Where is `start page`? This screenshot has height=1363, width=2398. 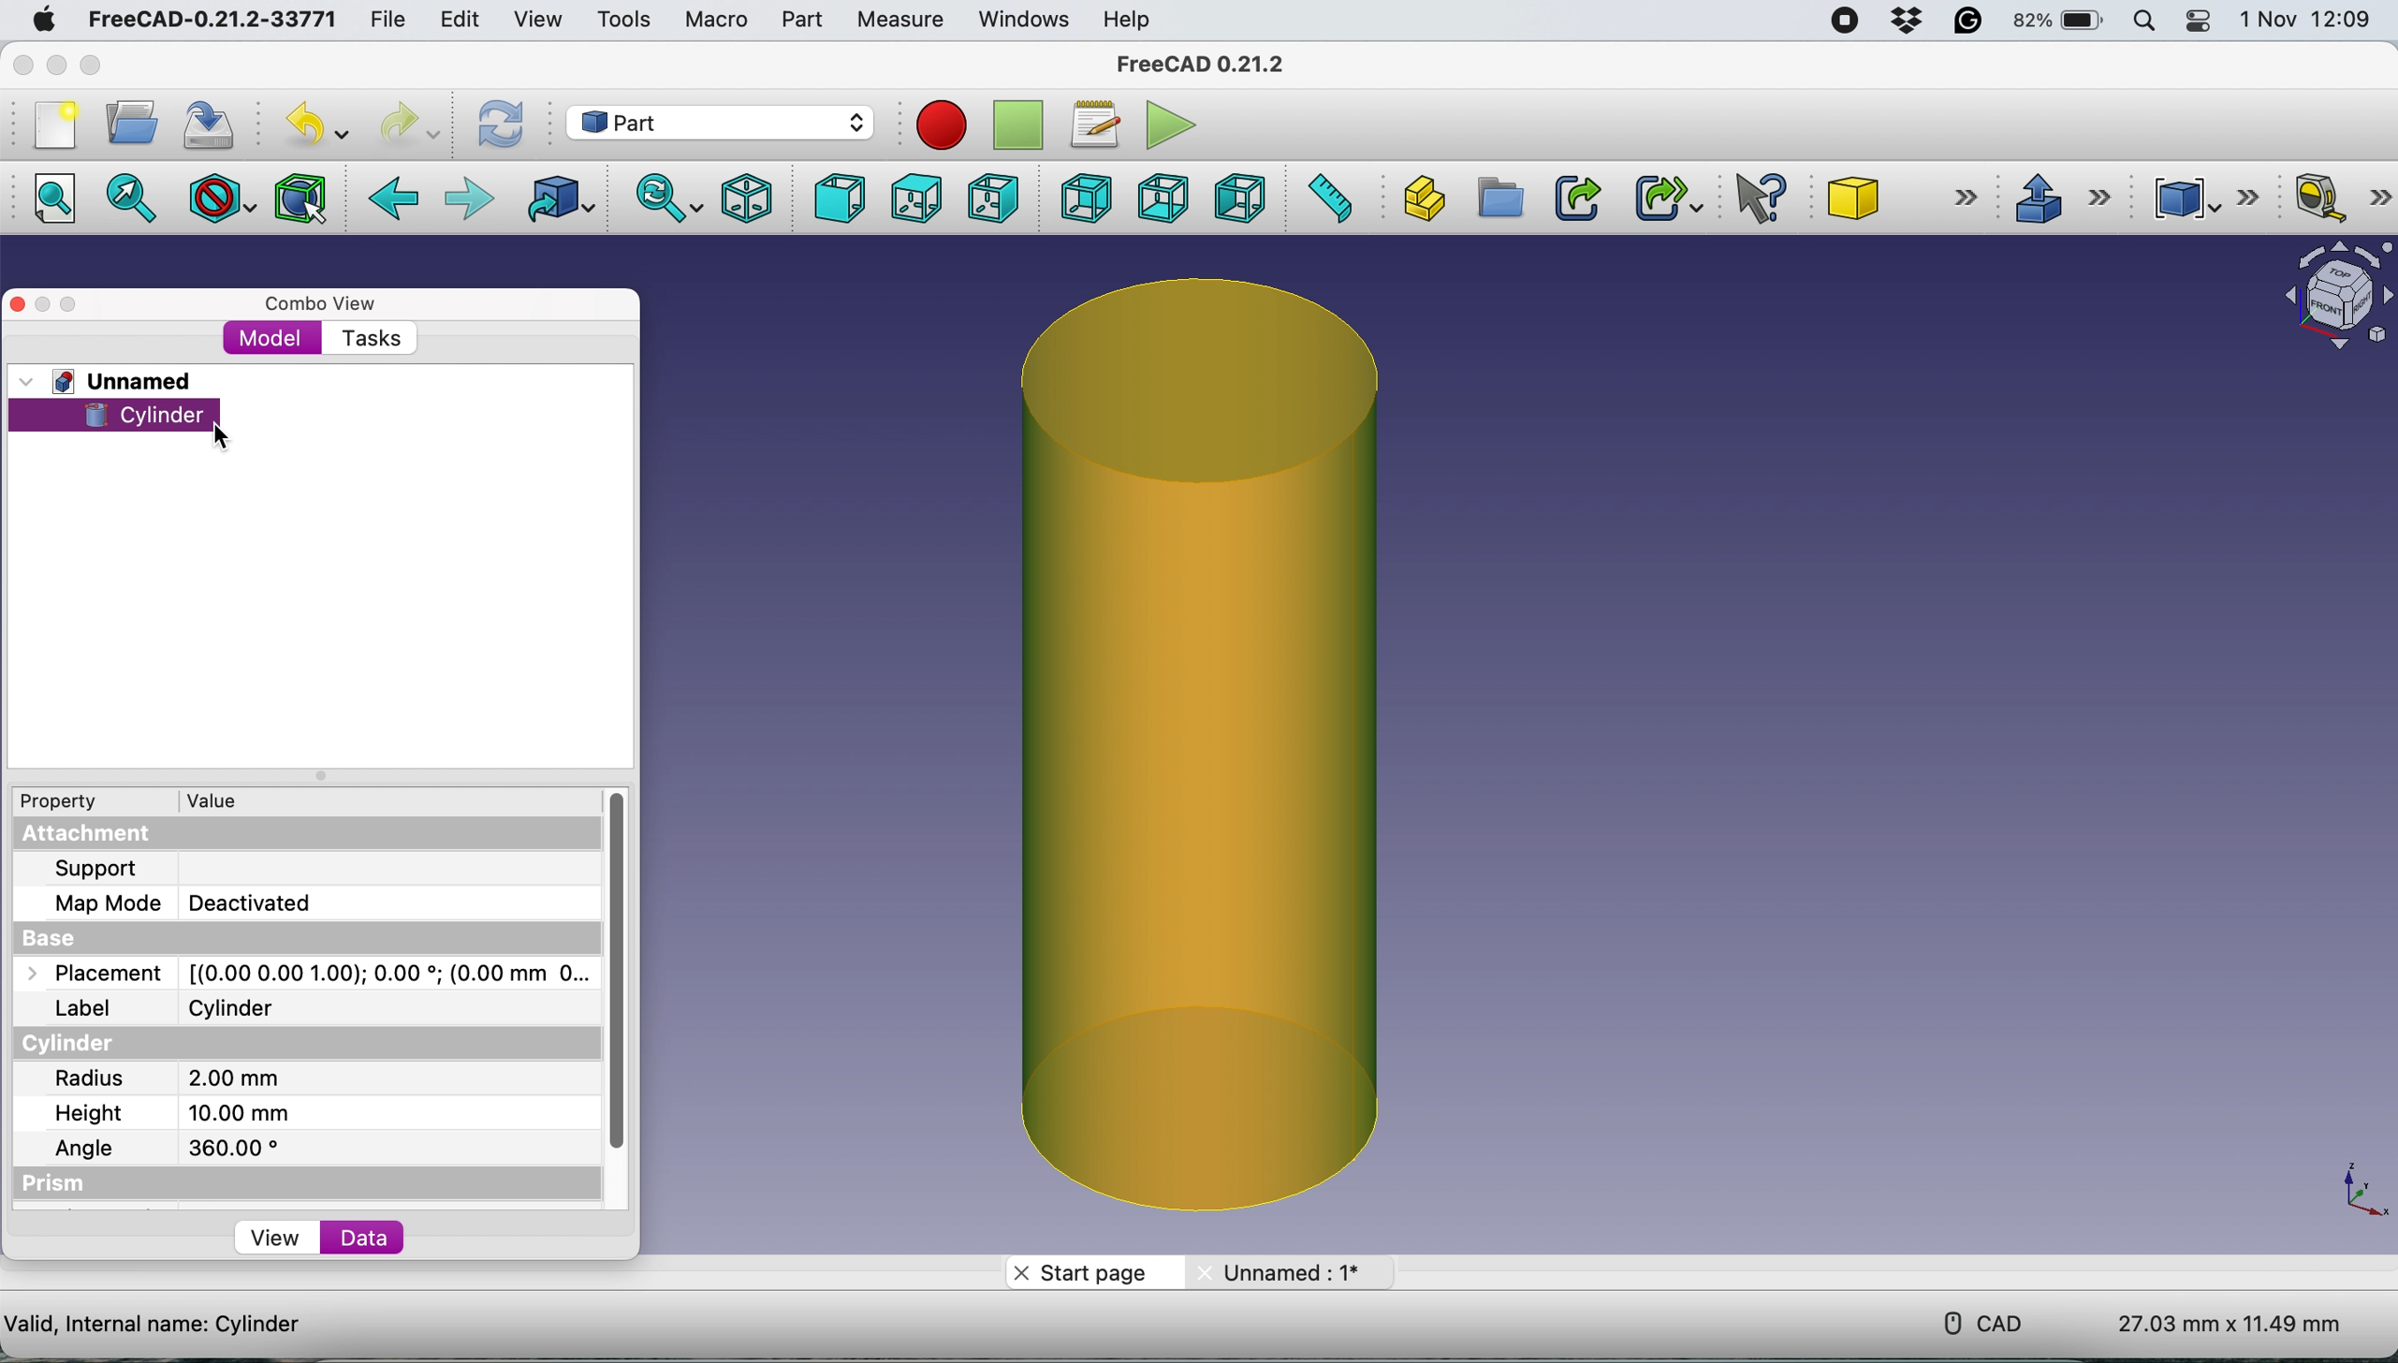
start page is located at coordinates (1089, 1276).